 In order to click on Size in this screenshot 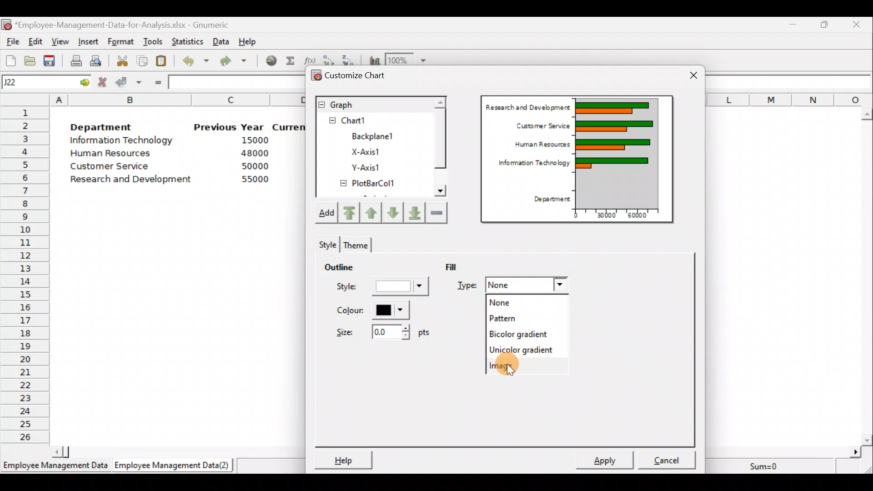, I will do `click(379, 335)`.